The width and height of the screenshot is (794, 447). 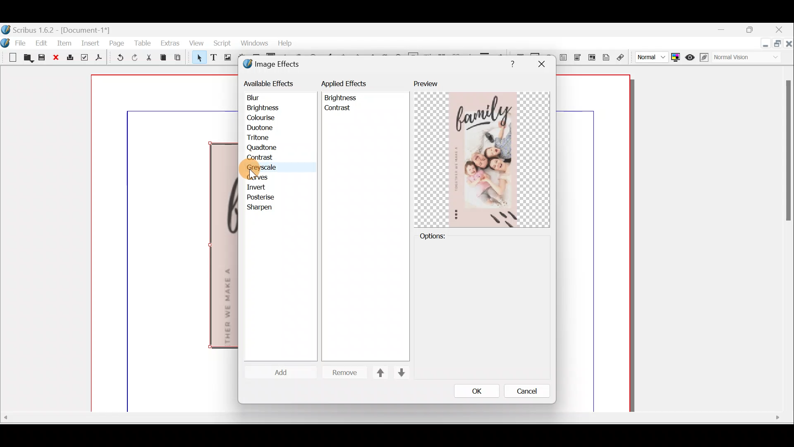 What do you see at coordinates (483, 307) in the screenshot?
I see `Options` at bounding box center [483, 307].